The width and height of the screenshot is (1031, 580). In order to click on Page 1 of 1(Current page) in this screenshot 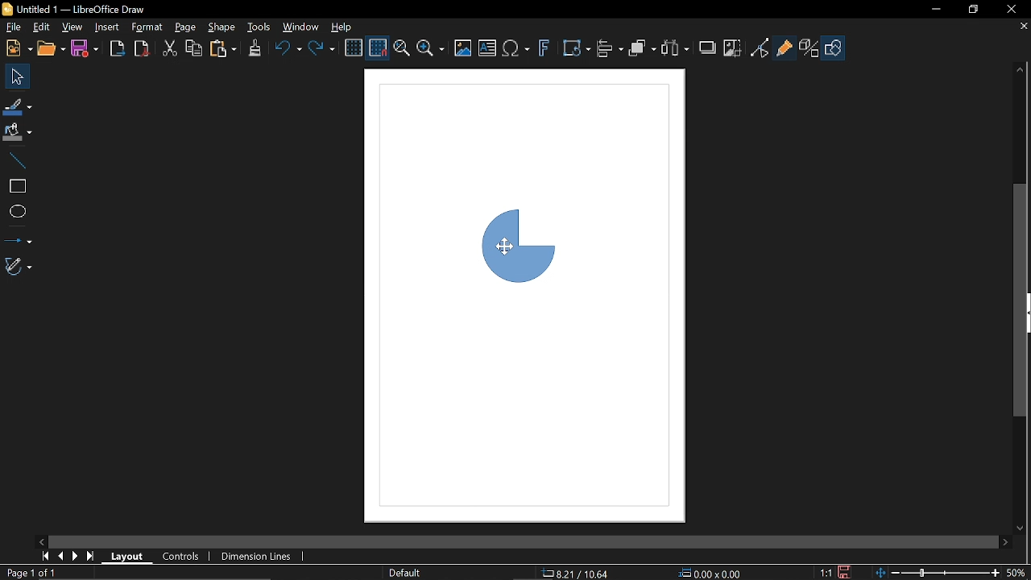, I will do `click(31, 572)`.